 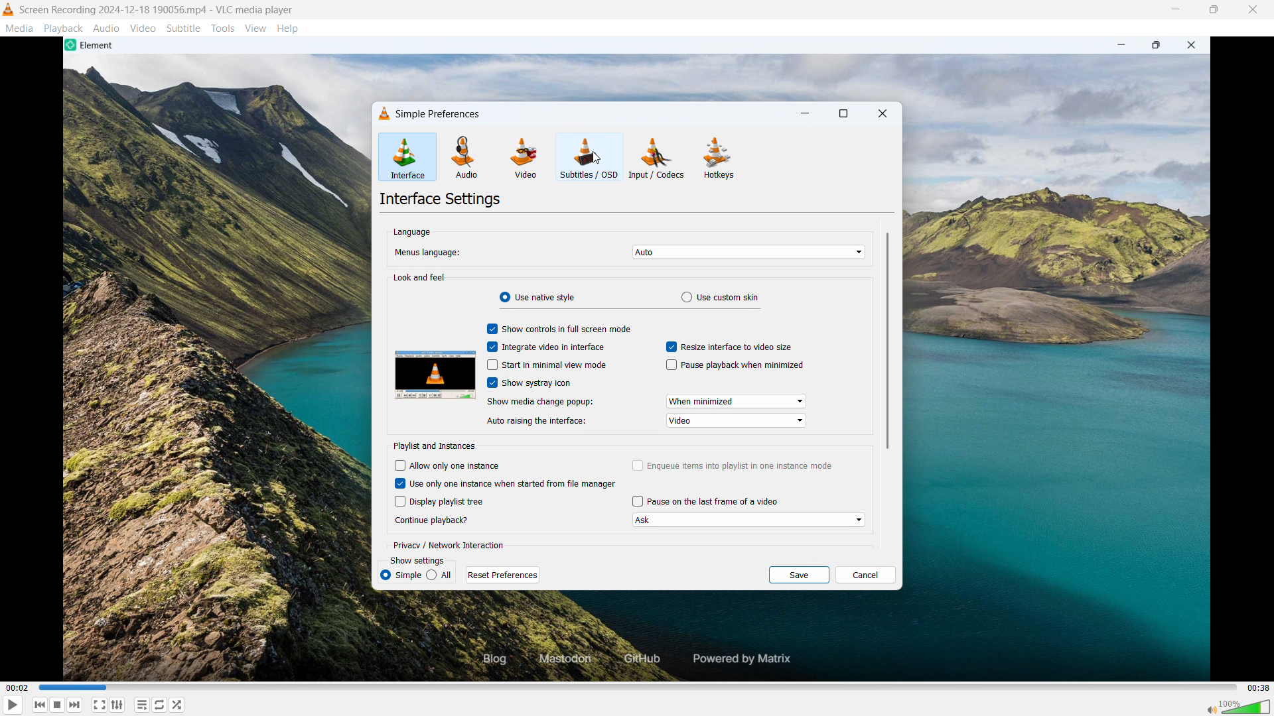 I want to click on enqueue items in playlist in one instance mode, so click(x=733, y=466).